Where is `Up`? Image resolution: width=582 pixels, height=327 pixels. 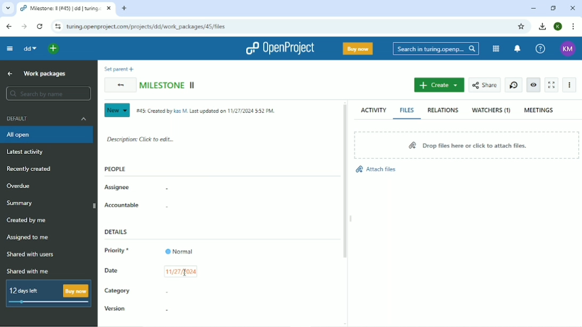
Up is located at coordinates (11, 73).